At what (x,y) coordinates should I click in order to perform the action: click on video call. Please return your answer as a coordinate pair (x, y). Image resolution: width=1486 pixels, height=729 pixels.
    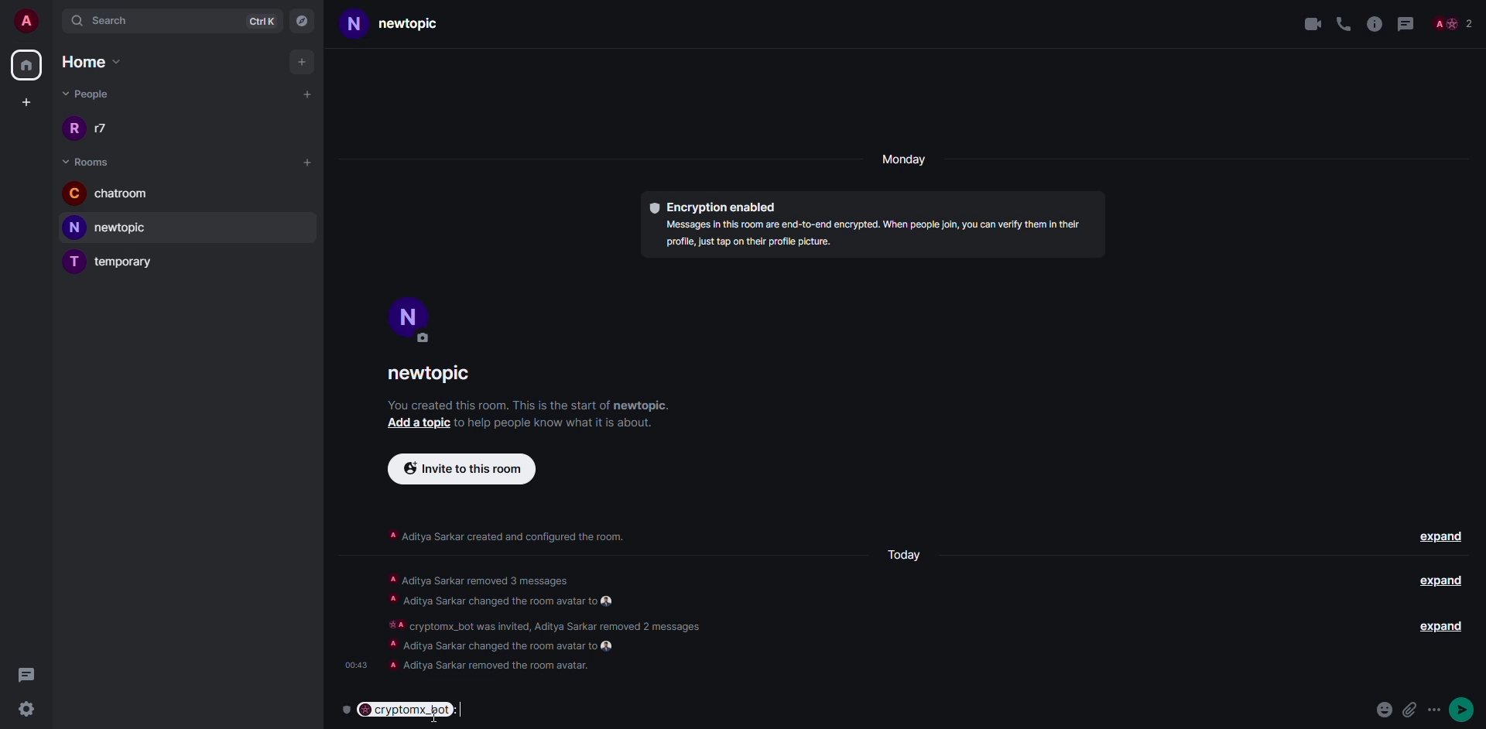
    Looking at the image, I should click on (1310, 23).